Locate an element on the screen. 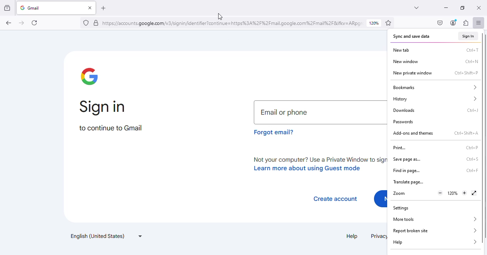 The width and height of the screenshot is (487, 255). downloads is located at coordinates (403, 110).